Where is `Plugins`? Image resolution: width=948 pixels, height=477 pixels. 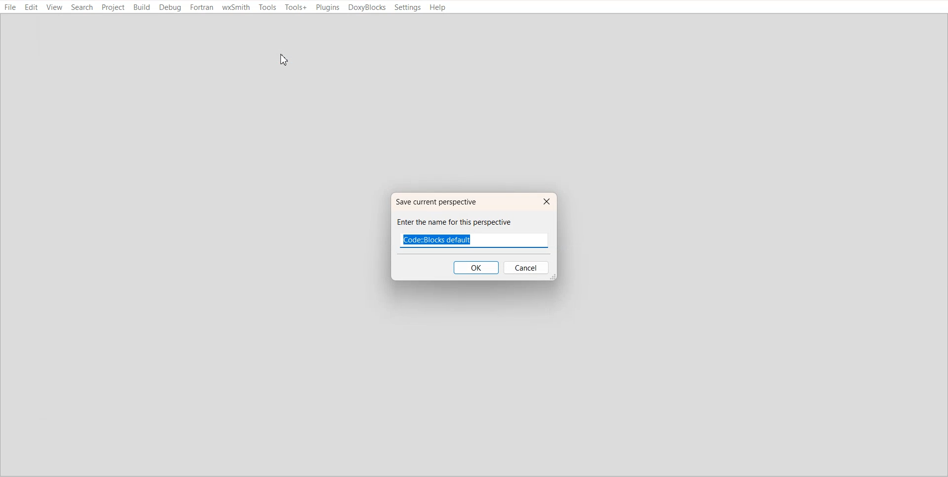
Plugins is located at coordinates (327, 8).